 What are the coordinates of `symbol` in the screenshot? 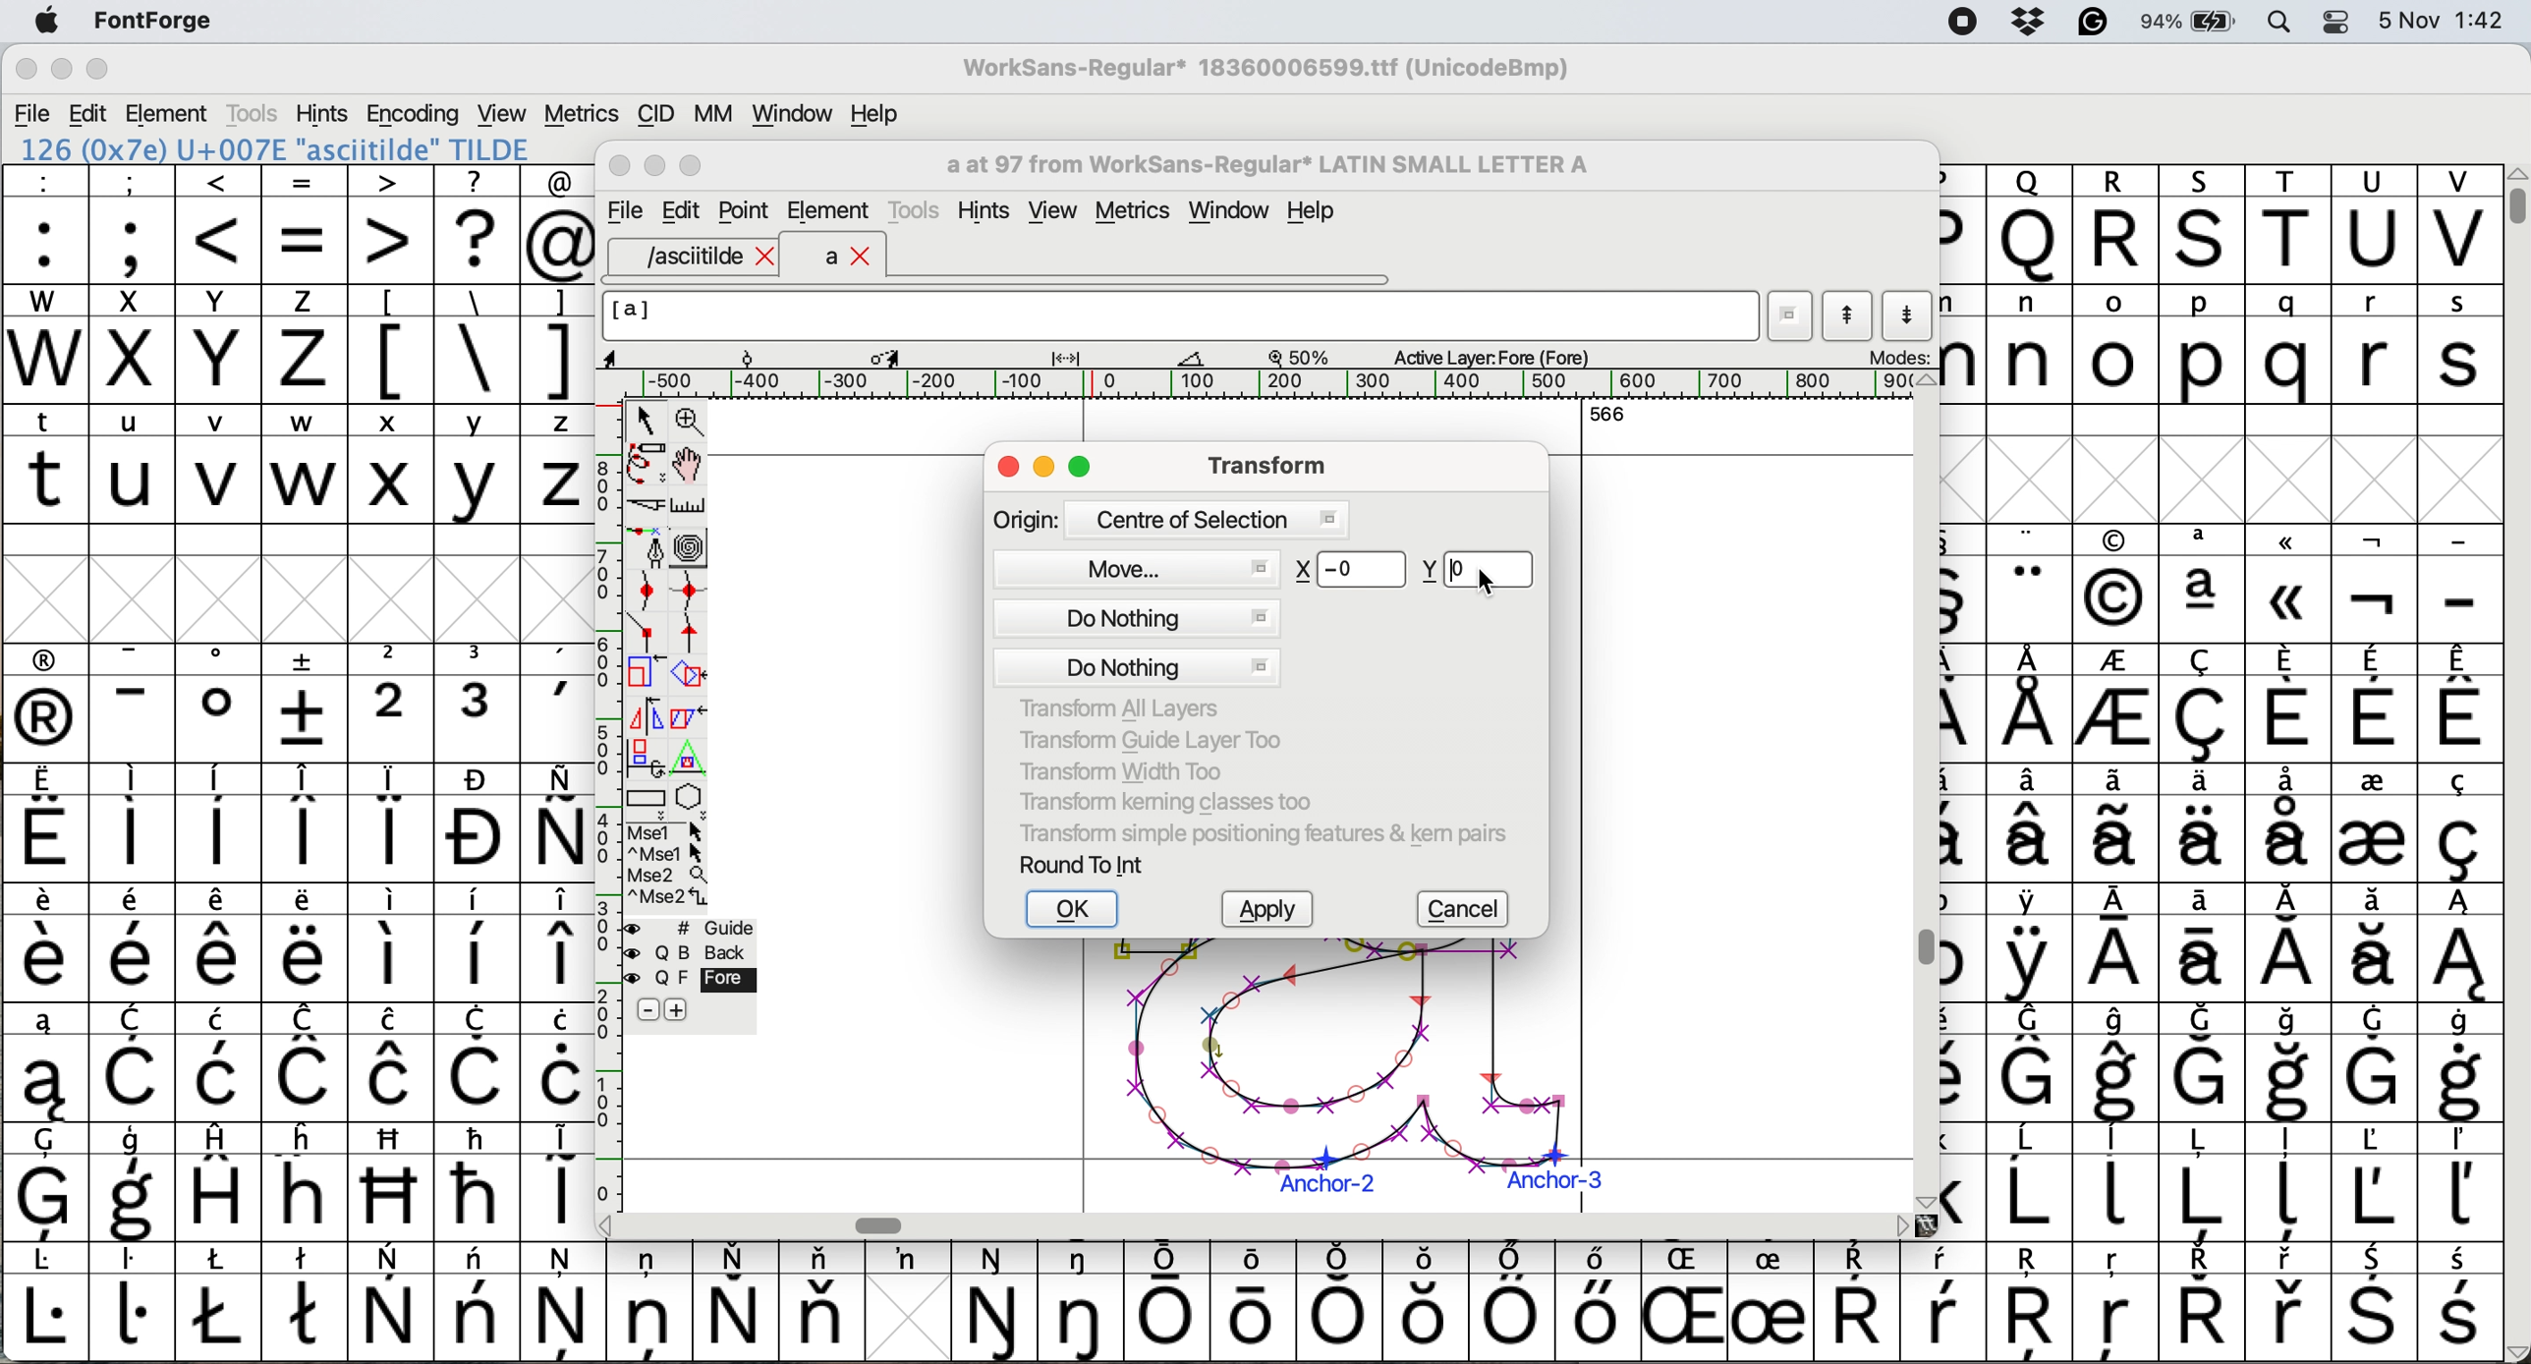 It's located at (2459, 1063).